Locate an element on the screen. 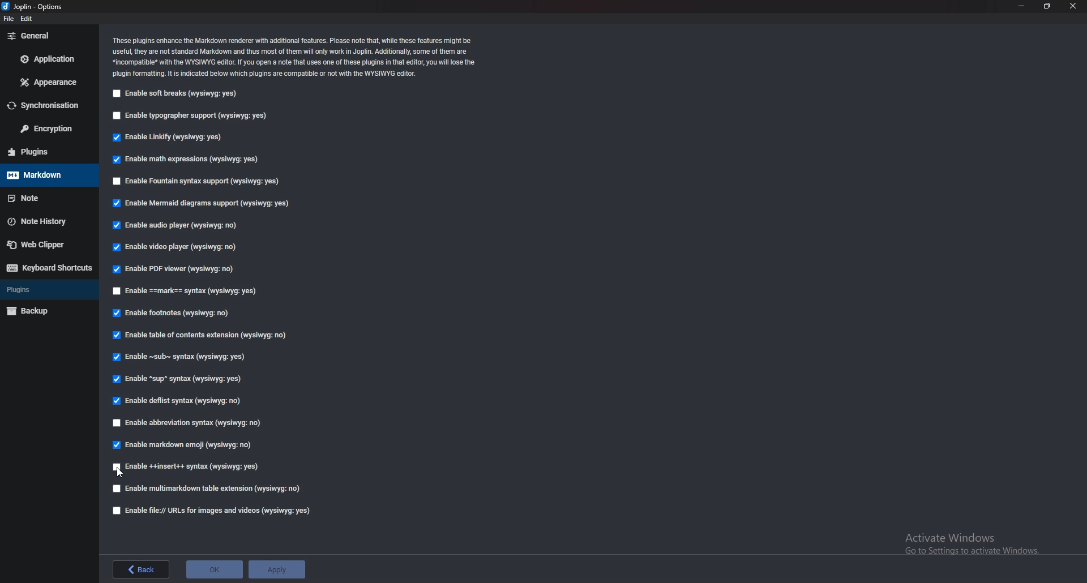  note is located at coordinates (42, 198).